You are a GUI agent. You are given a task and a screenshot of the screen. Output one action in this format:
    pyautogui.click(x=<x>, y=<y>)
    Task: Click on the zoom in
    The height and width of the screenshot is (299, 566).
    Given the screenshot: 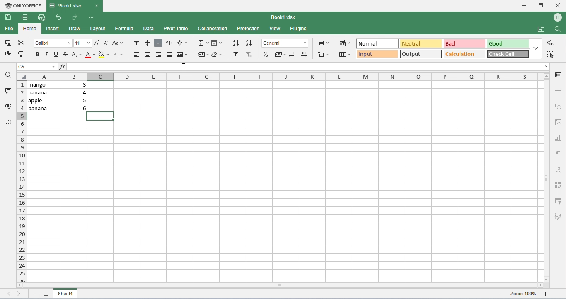 What is the action you would take?
    pyautogui.click(x=502, y=294)
    